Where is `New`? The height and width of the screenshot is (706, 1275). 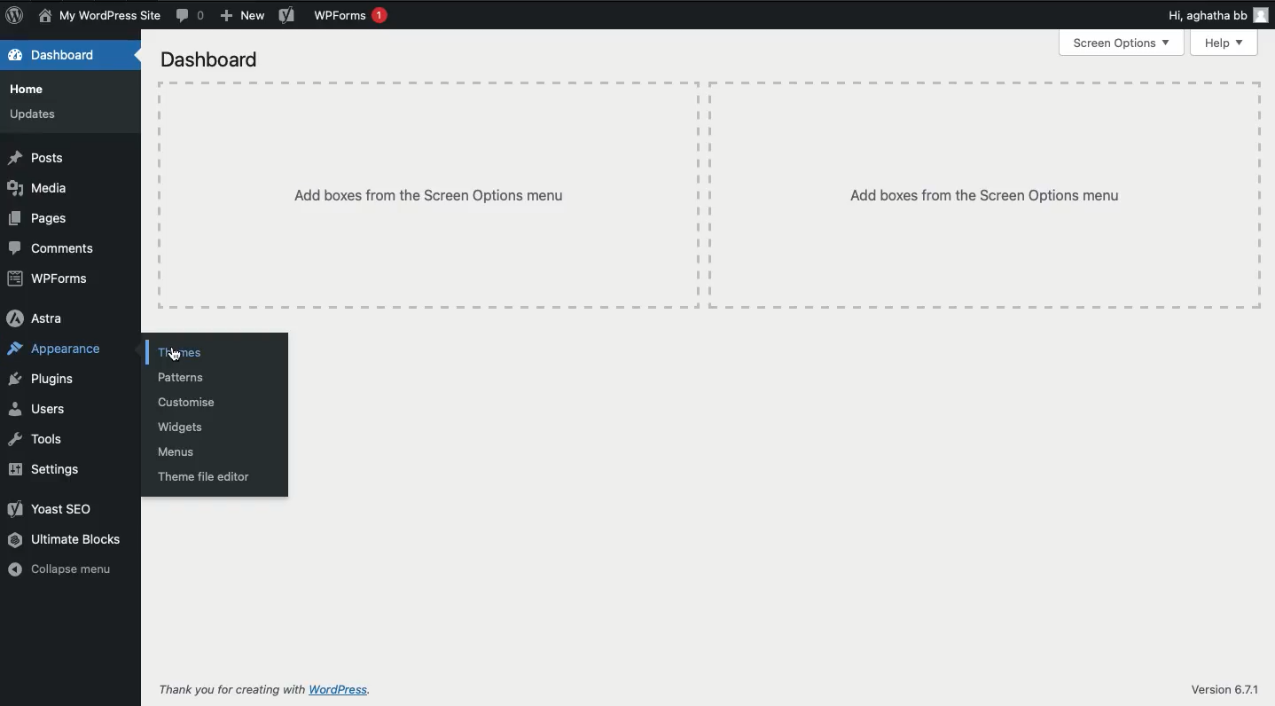
New is located at coordinates (244, 15).